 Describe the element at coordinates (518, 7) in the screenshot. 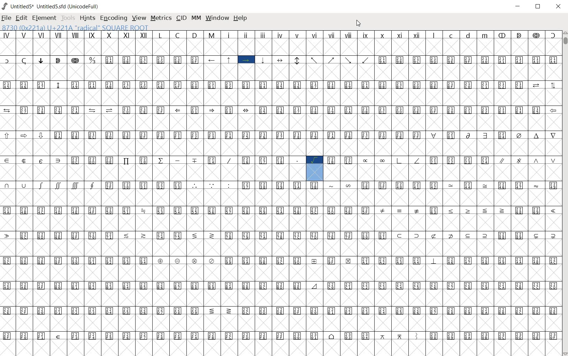

I see `MINIMIZE` at that location.